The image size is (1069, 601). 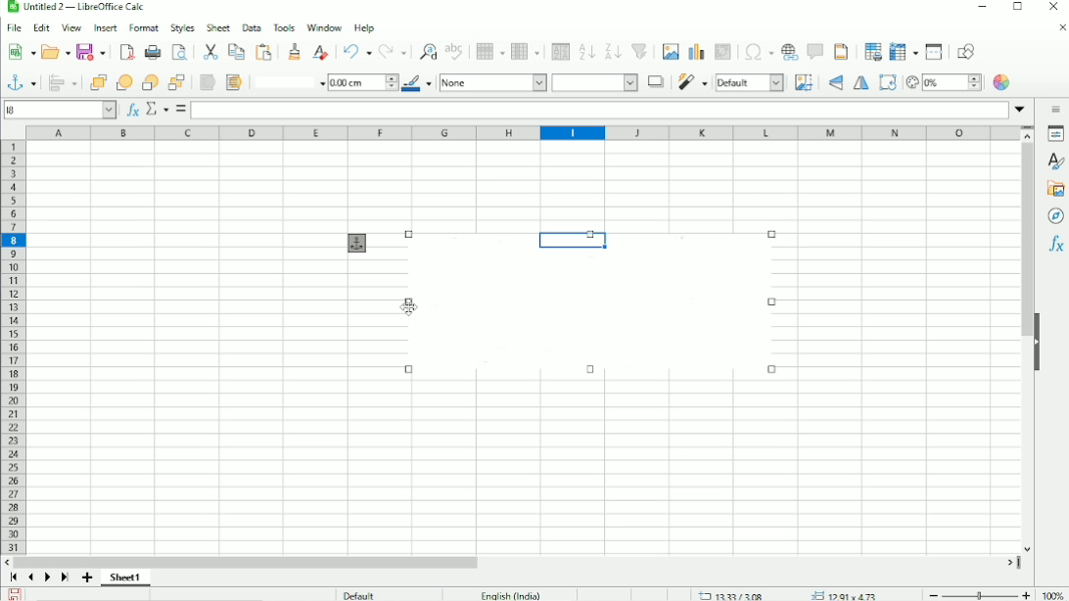 What do you see at coordinates (869, 52) in the screenshot?
I see `Define print area` at bounding box center [869, 52].